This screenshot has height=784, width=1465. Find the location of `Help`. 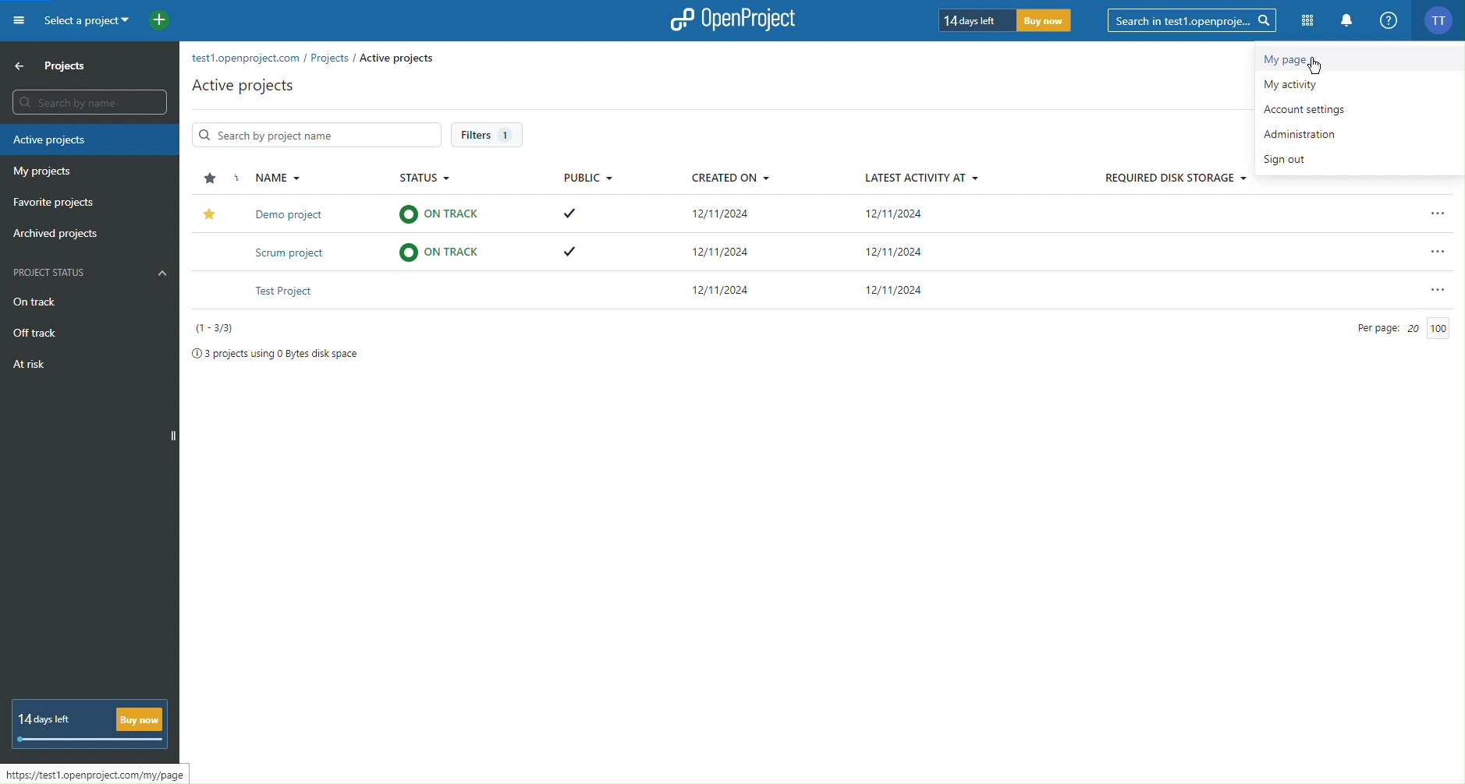

Help is located at coordinates (1389, 21).